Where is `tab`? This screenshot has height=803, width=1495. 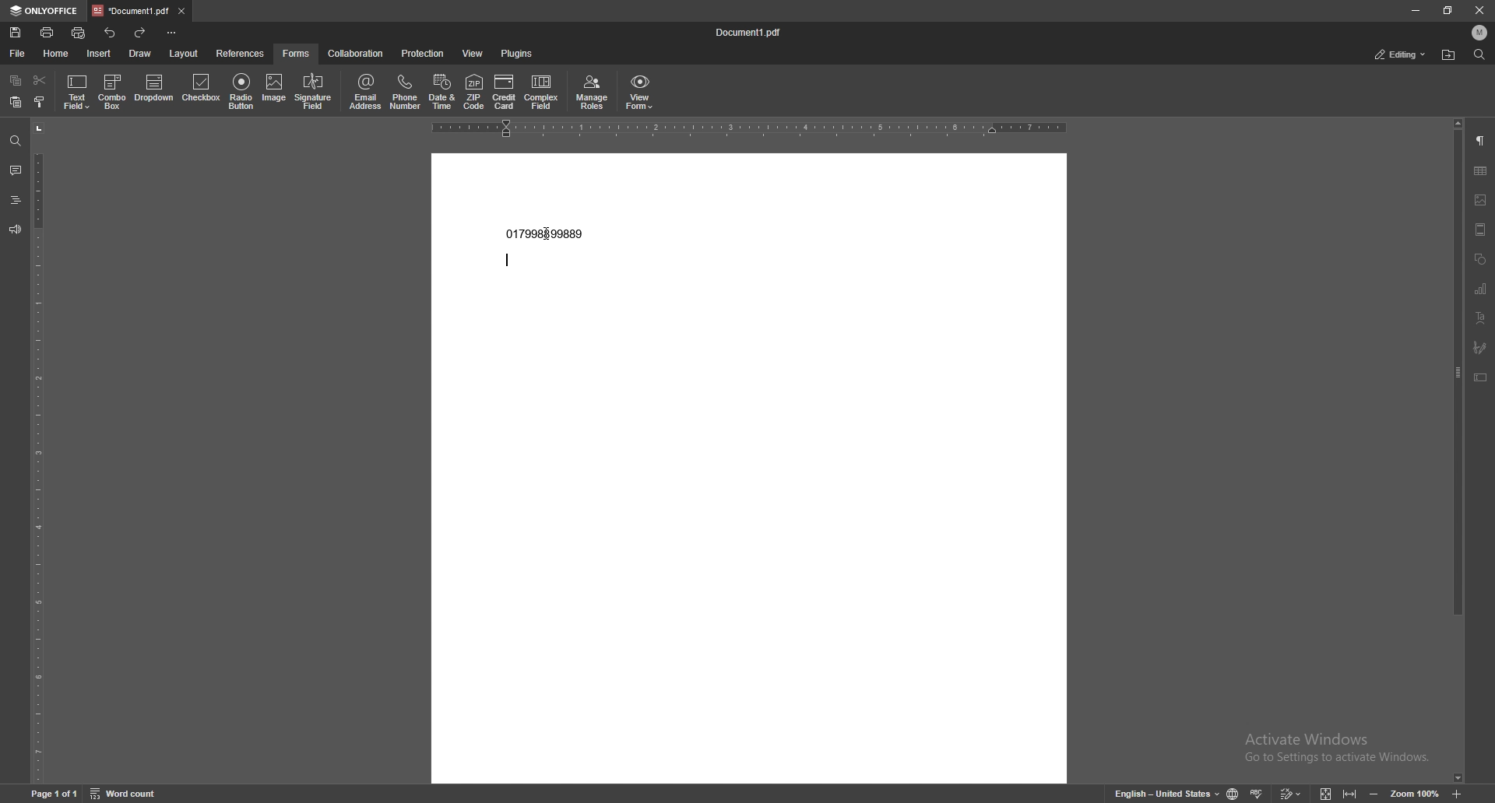 tab is located at coordinates (131, 11).